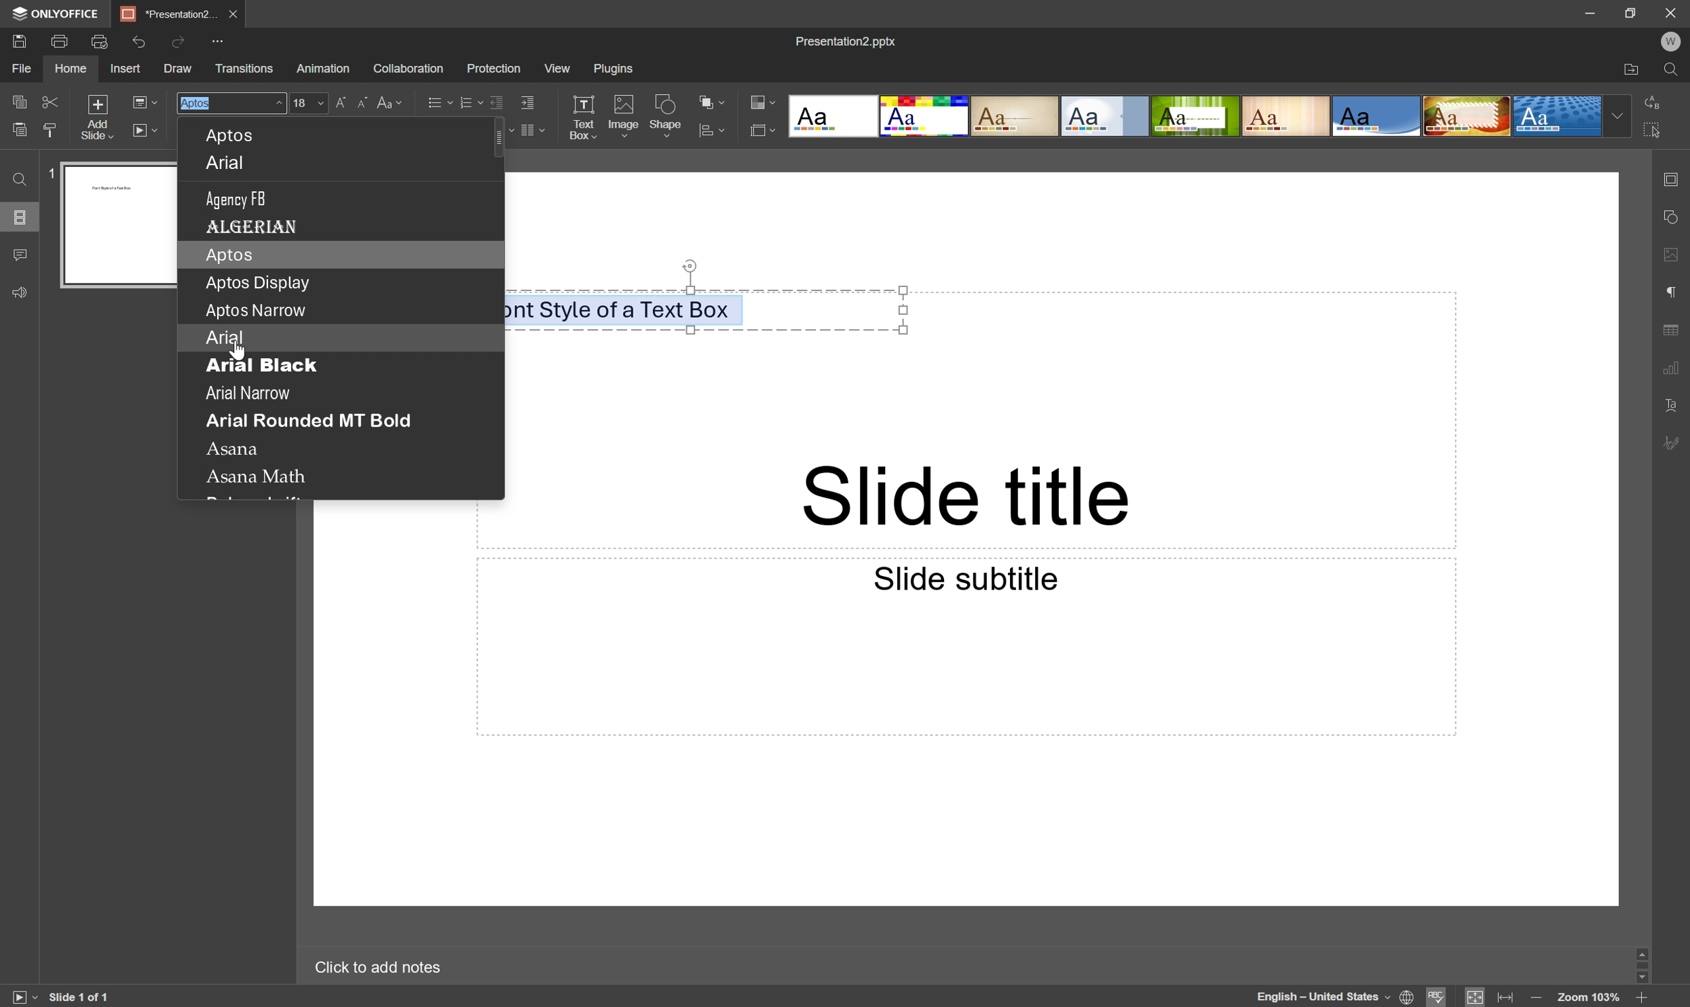  Describe the element at coordinates (362, 99) in the screenshot. I see `Decrement font size` at that location.